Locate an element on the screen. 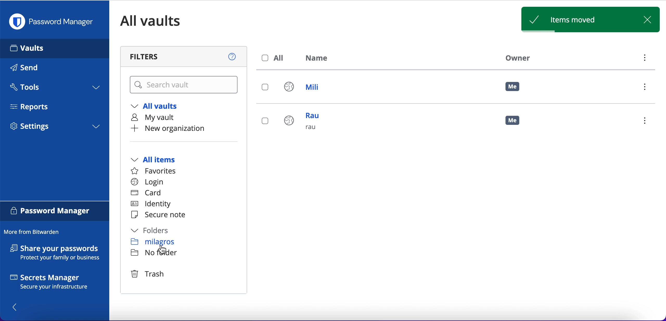 The width and height of the screenshot is (666, 321). share your passwords protect your family or business is located at coordinates (58, 254).